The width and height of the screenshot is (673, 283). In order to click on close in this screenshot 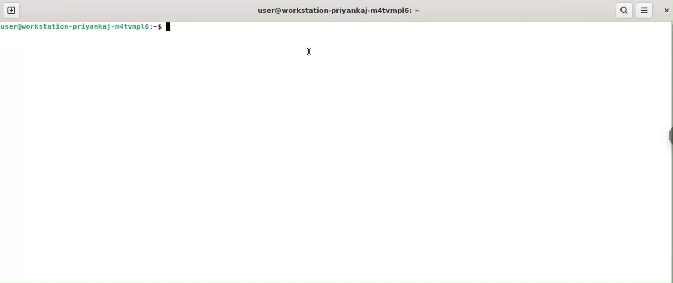, I will do `click(666, 11)`.